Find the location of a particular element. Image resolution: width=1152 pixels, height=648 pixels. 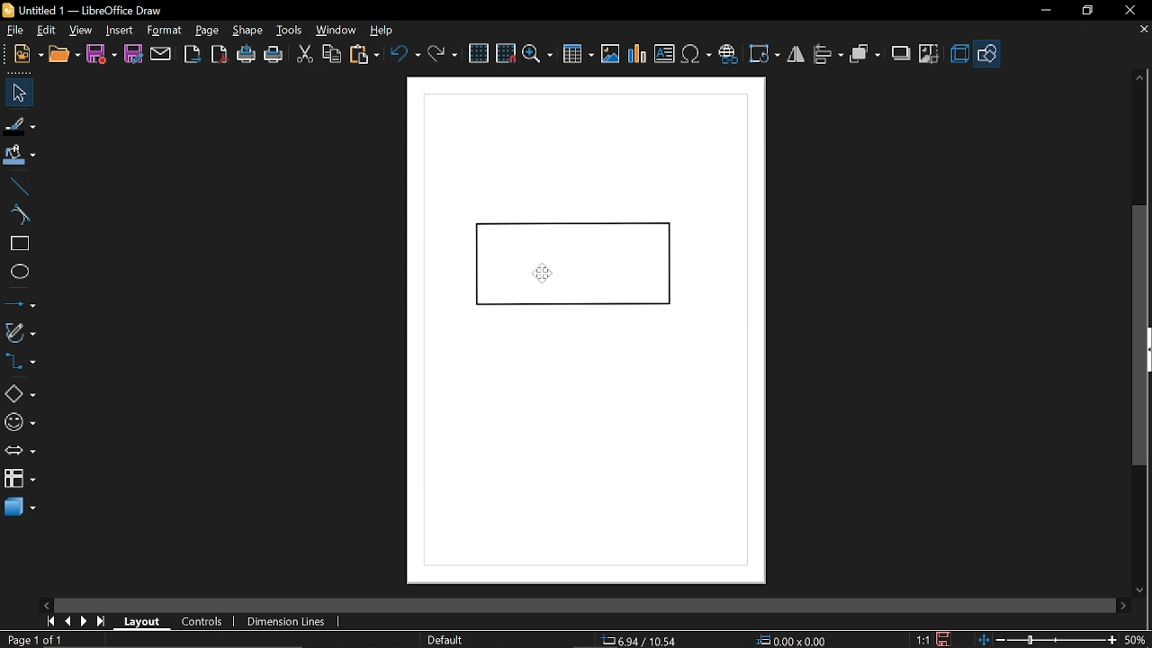

vertical scrollbar is located at coordinates (1139, 335).